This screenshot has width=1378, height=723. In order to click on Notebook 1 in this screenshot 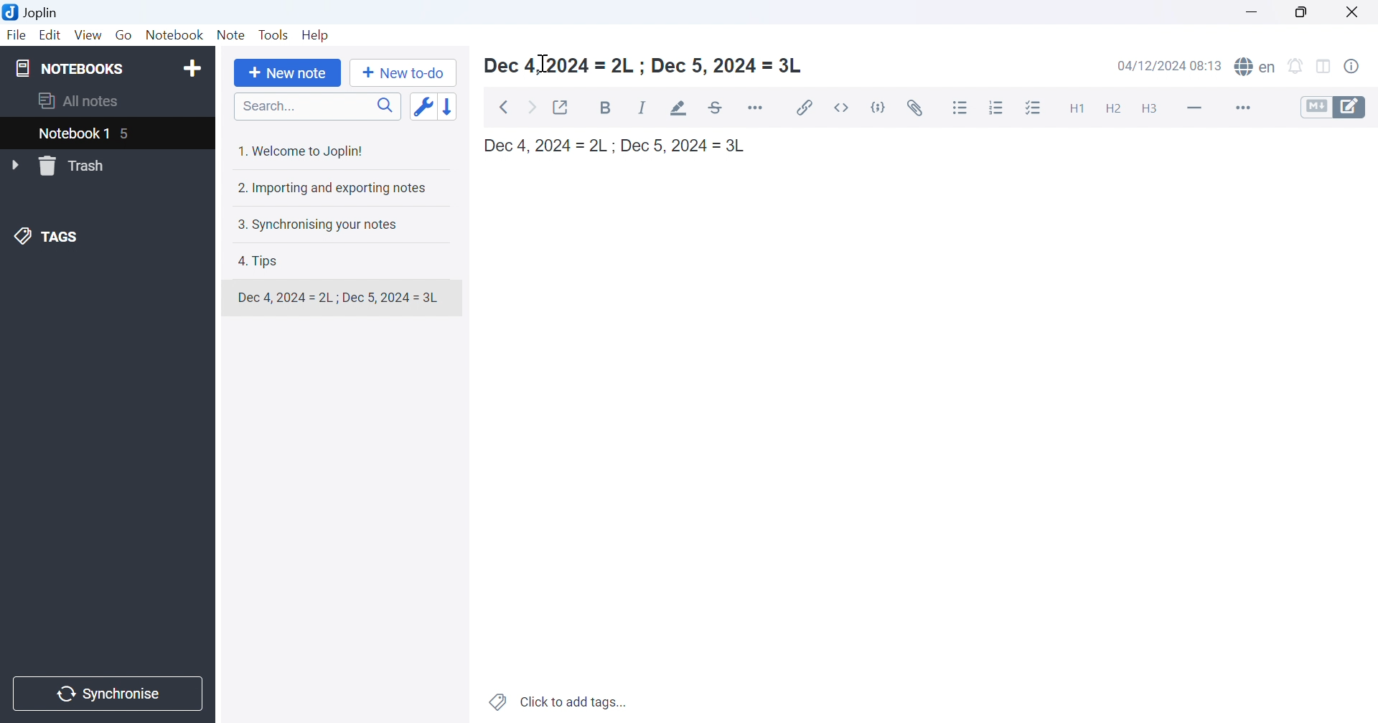, I will do `click(74, 134)`.